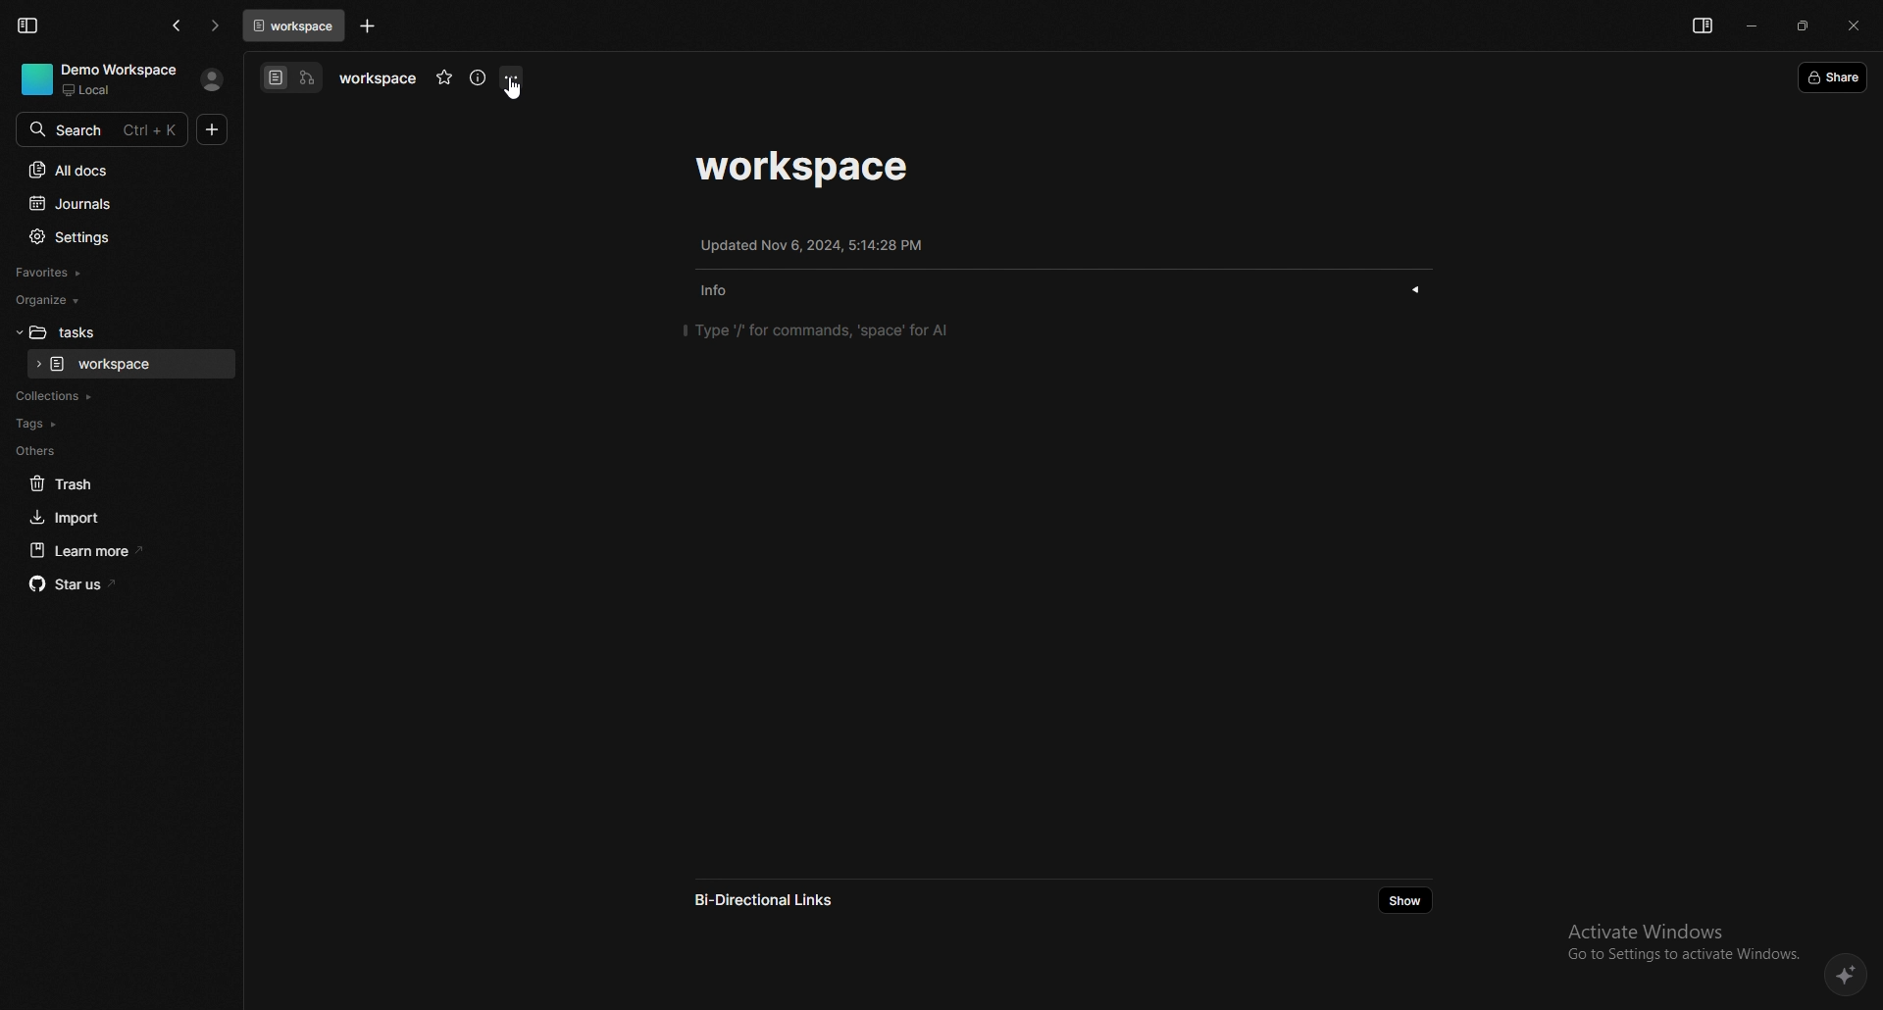 This screenshot has width=1883, height=1010. Describe the element at coordinates (1847, 974) in the screenshot. I see `affine AI` at that location.